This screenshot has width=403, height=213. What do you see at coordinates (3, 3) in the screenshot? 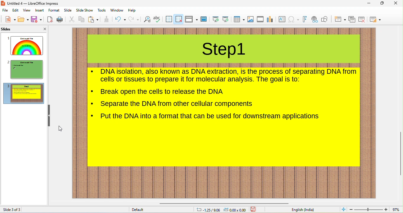
I see `logo` at bounding box center [3, 3].